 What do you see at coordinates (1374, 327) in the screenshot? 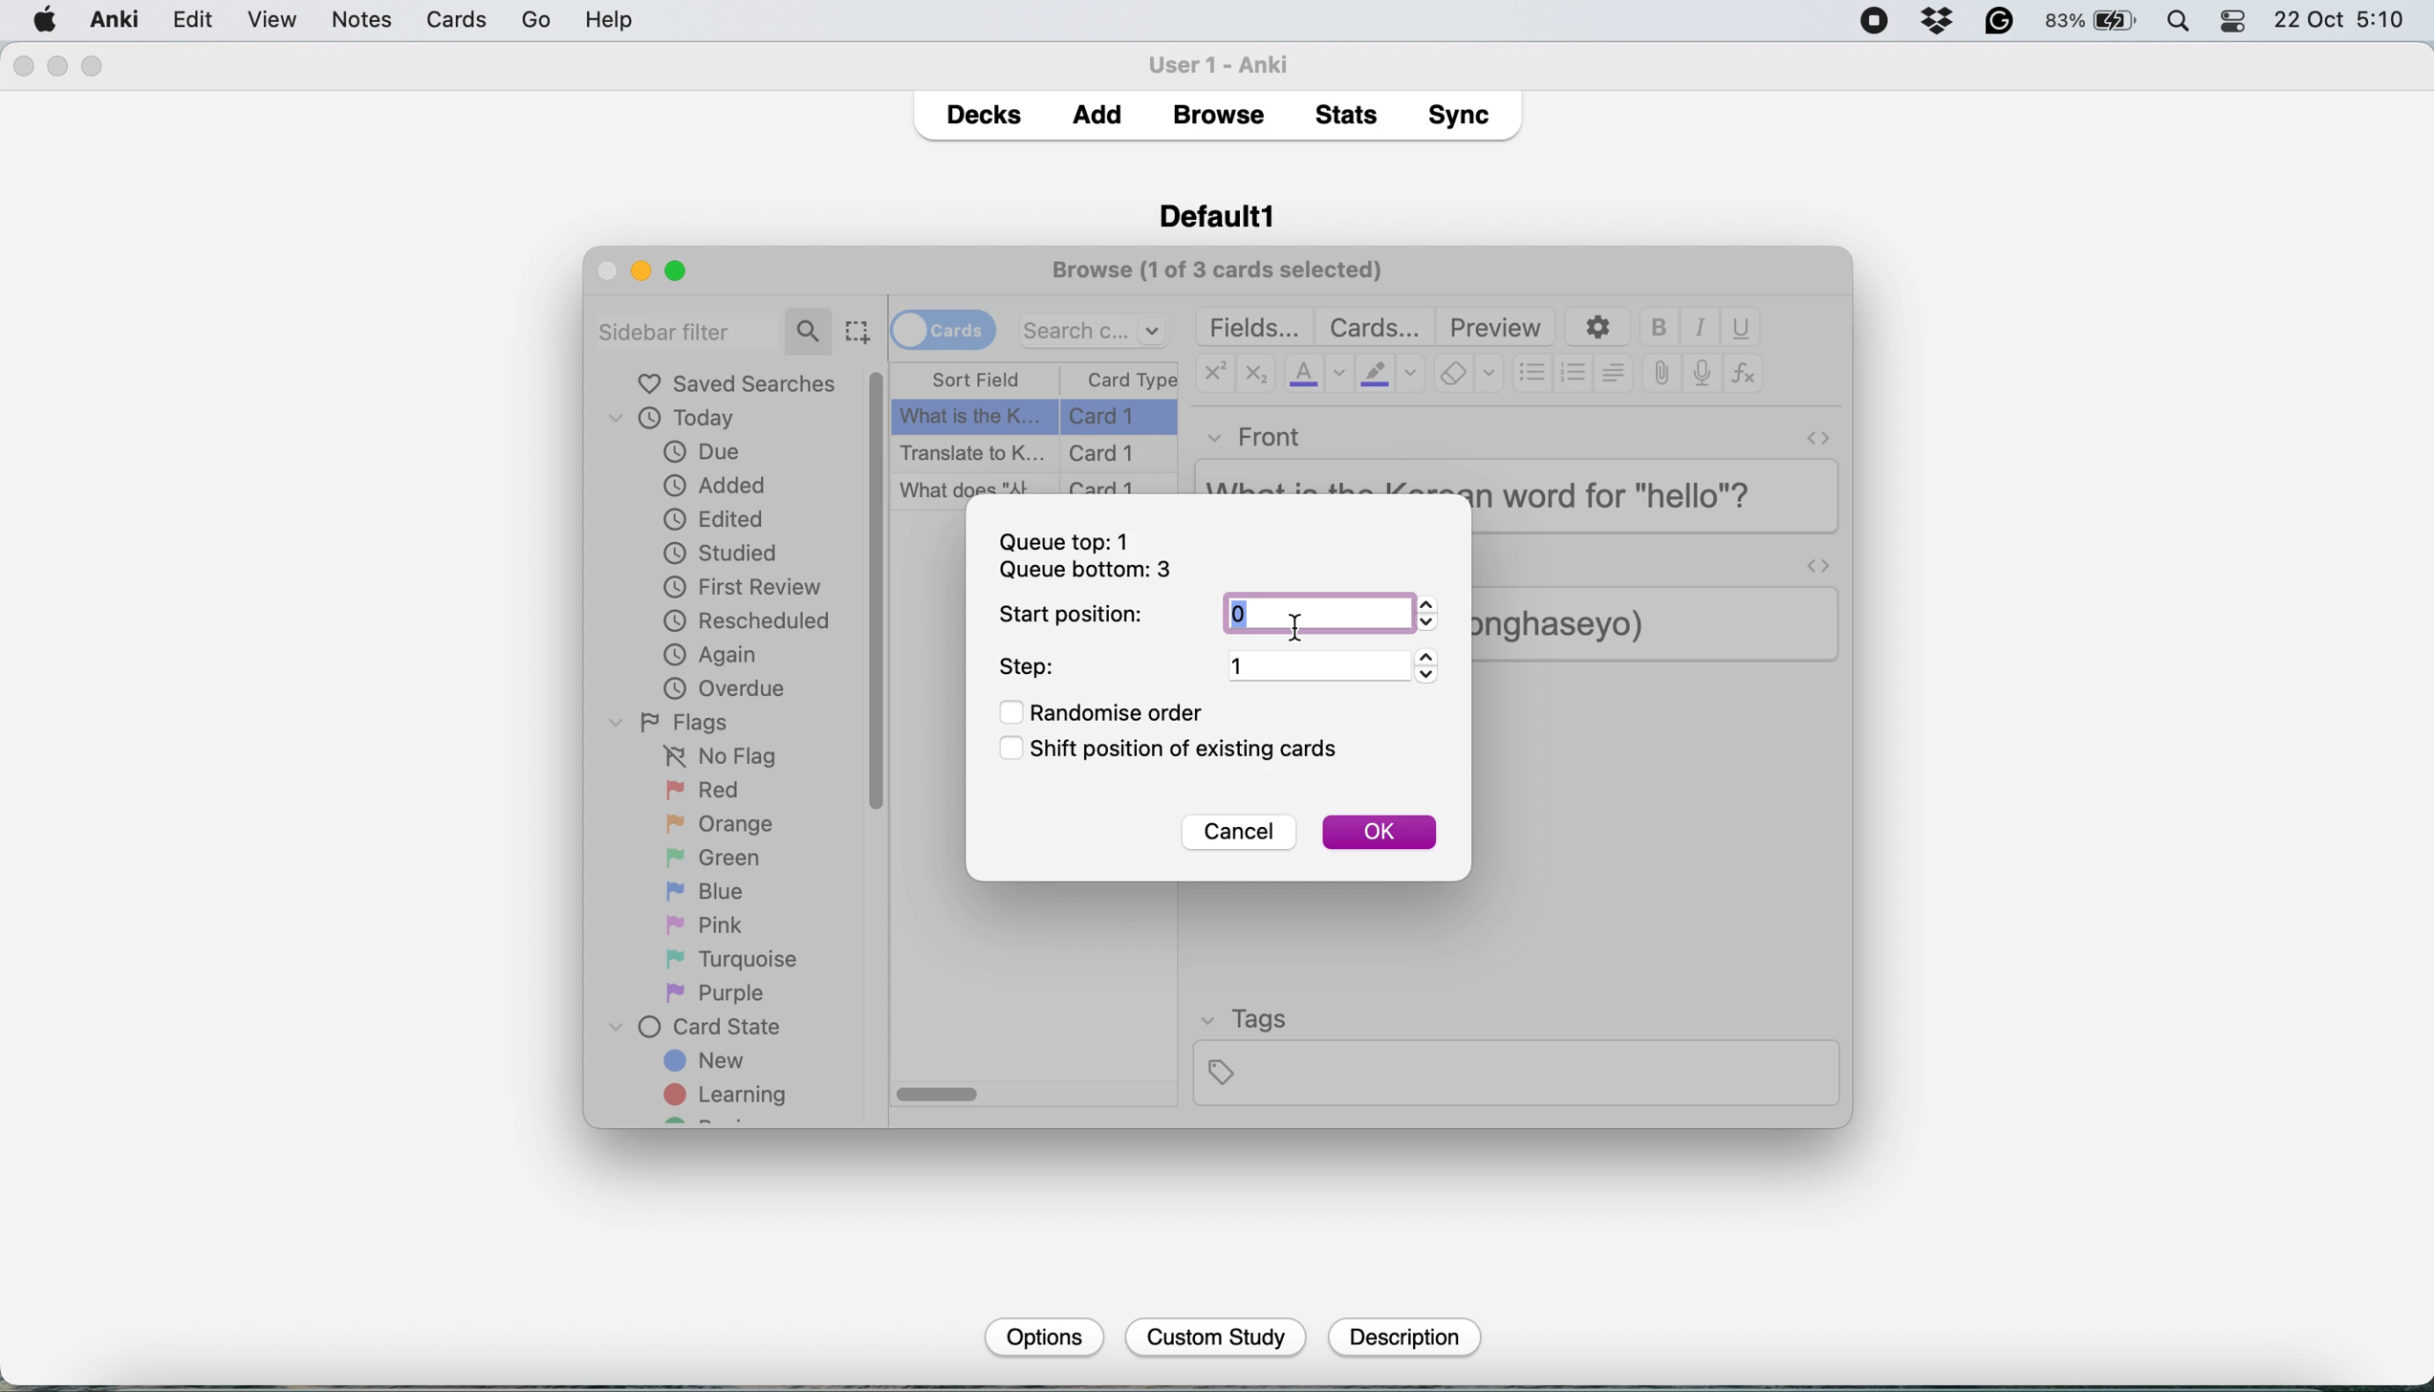
I see `cards` at bounding box center [1374, 327].